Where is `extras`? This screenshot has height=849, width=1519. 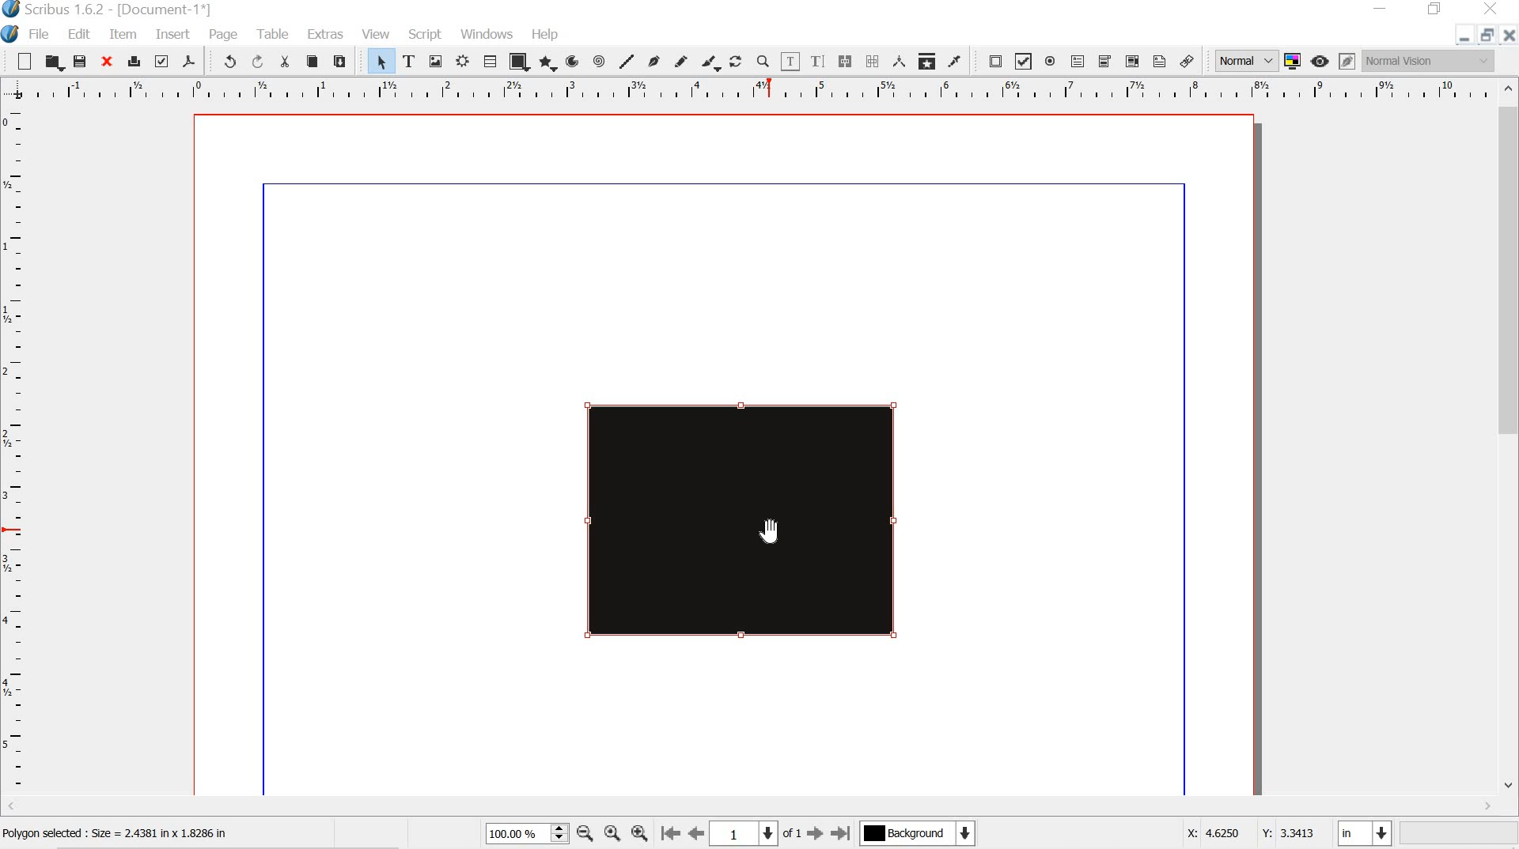 extras is located at coordinates (324, 35).